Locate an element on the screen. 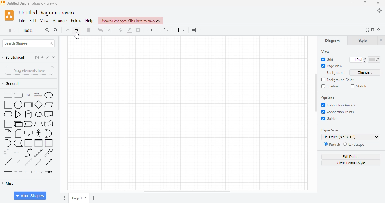 The image size is (385, 203). edit is located at coordinates (33, 21).